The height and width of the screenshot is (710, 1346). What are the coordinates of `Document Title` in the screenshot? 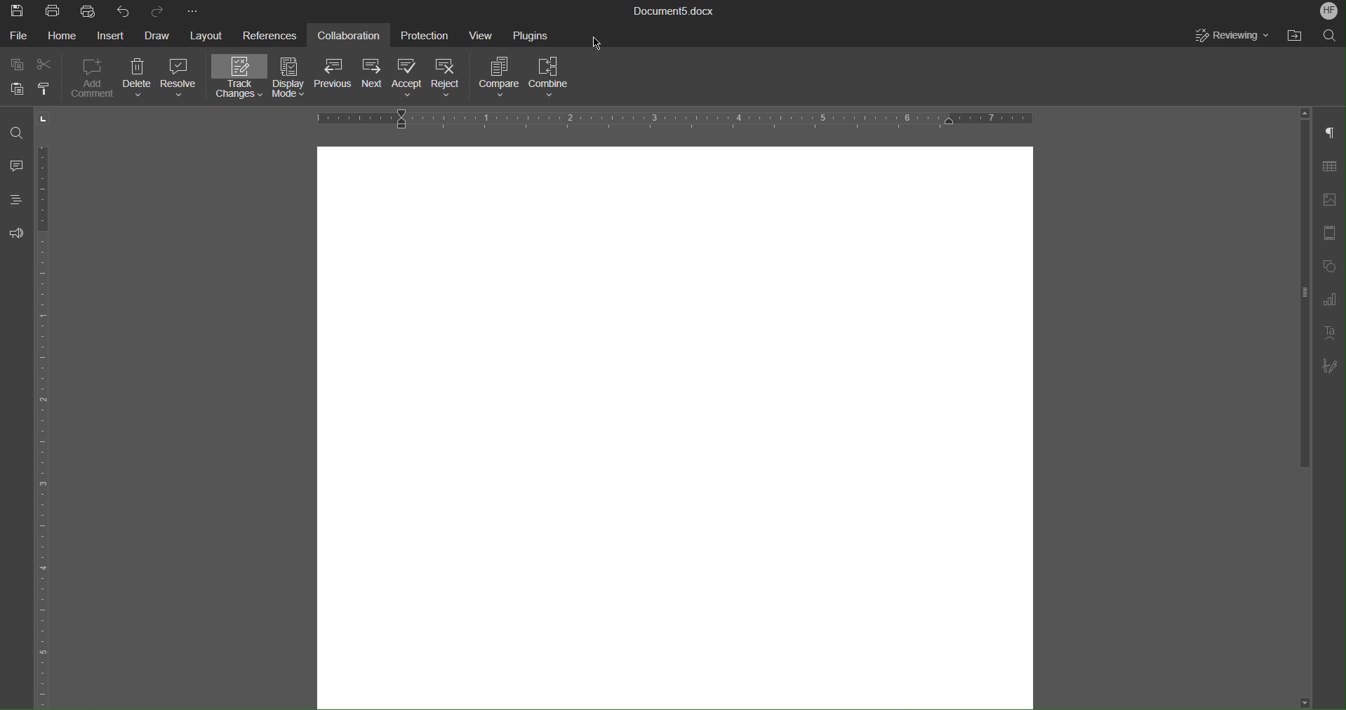 It's located at (672, 12).